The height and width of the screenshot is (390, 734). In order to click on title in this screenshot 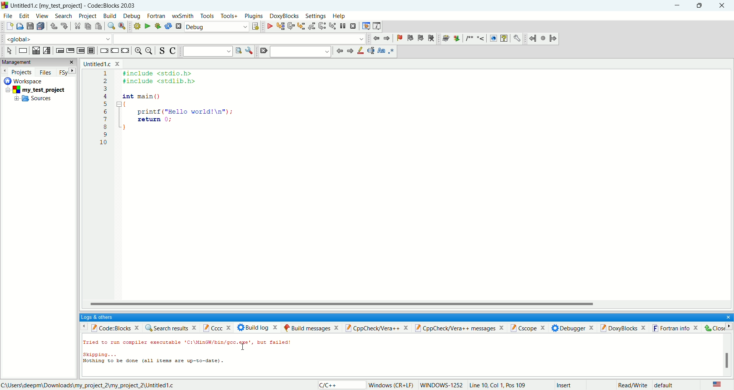, I will do `click(74, 5)`.